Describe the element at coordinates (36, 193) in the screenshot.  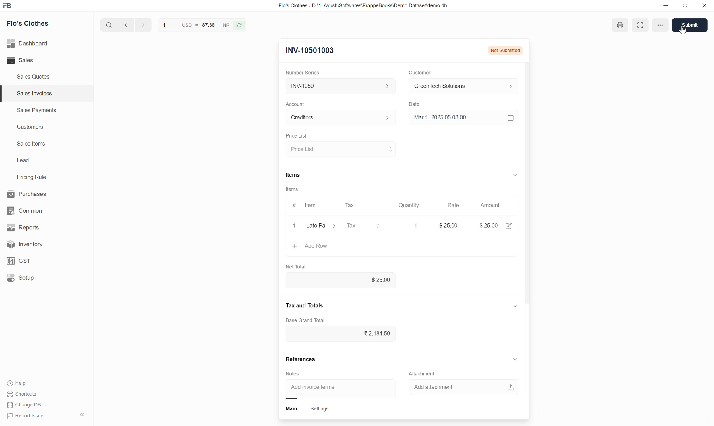
I see `Purchases ` at that location.